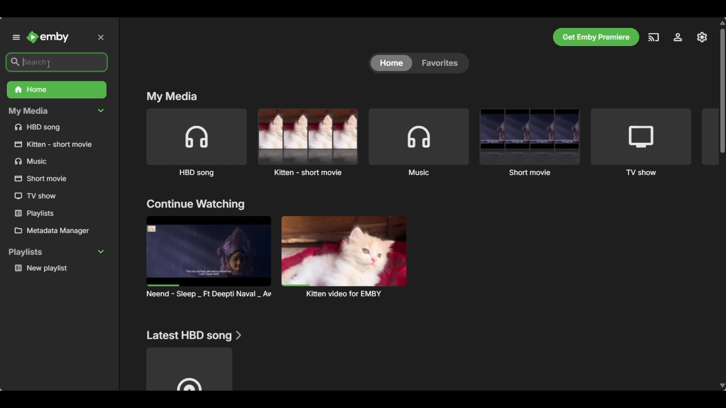 Image resolution: width=726 pixels, height=408 pixels. Describe the element at coordinates (530, 142) in the screenshot. I see `Short movie` at that location.